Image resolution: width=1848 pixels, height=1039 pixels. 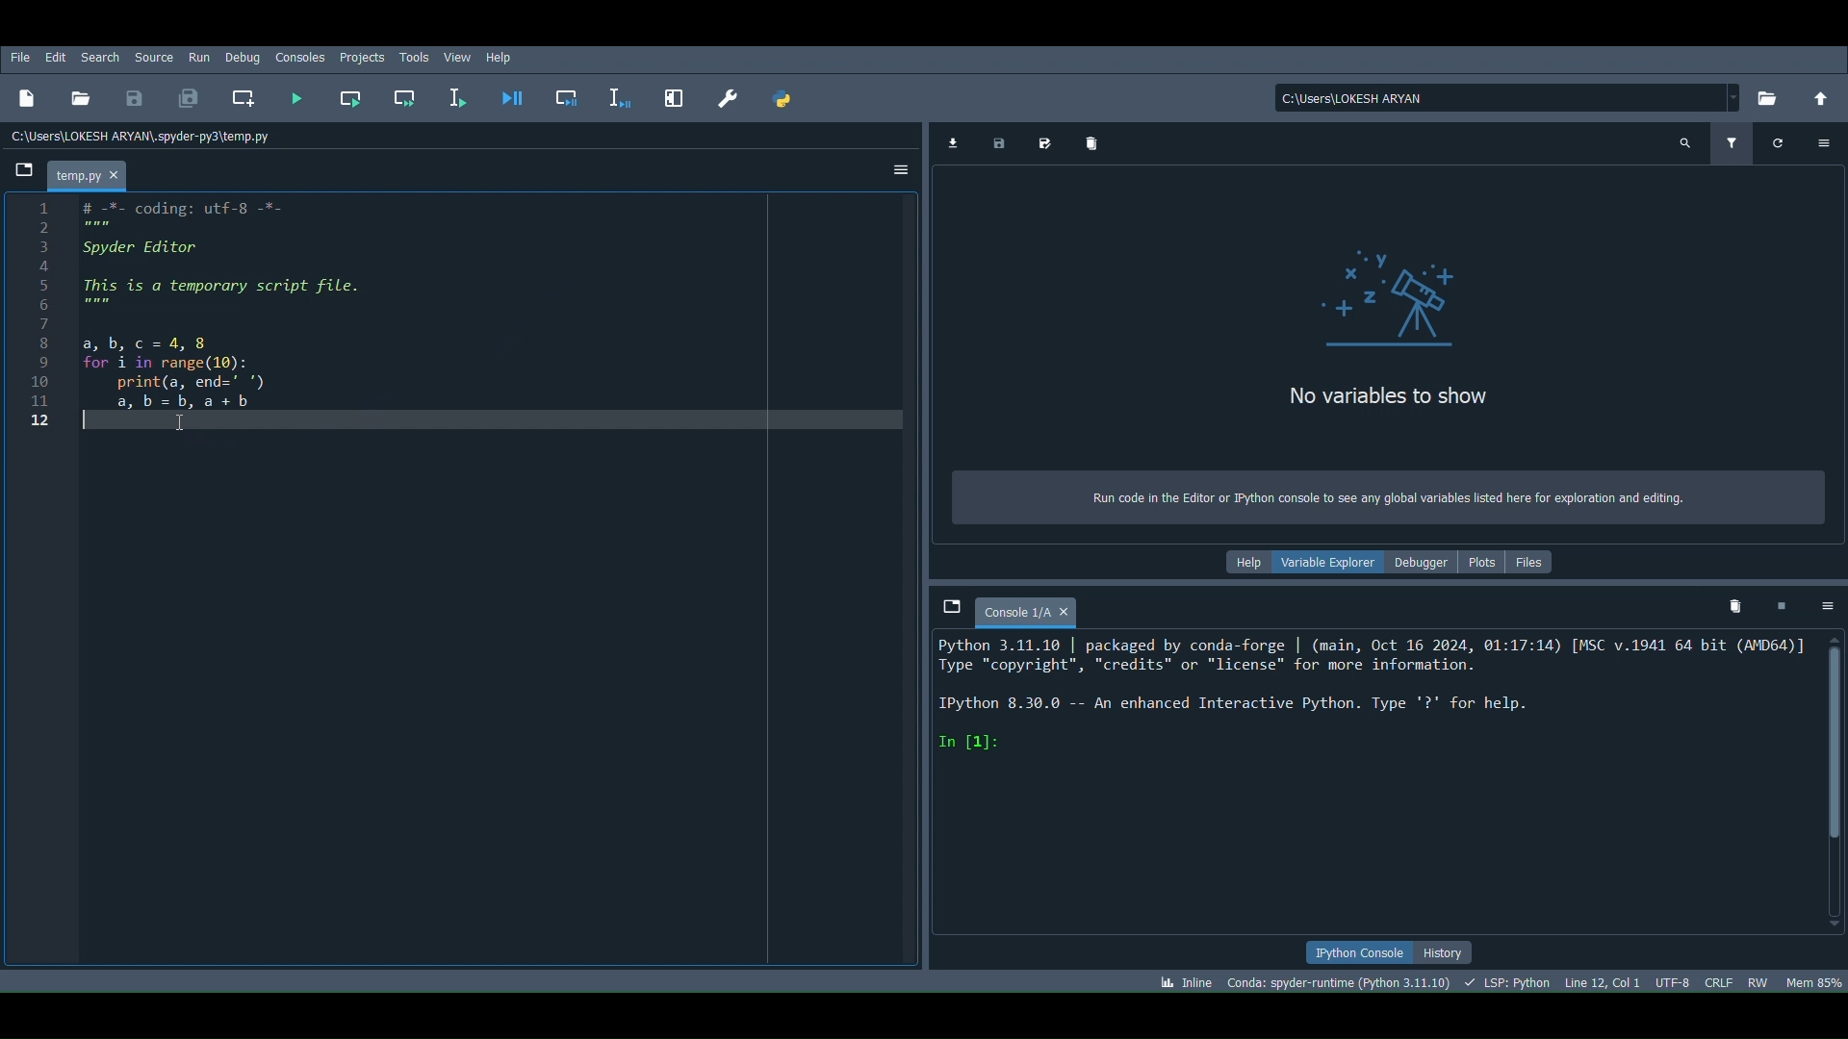 What do you see at coordinates (1837, 783) in the screenshot?
I see `Scrollbar` at bounding box center [1837, 783].